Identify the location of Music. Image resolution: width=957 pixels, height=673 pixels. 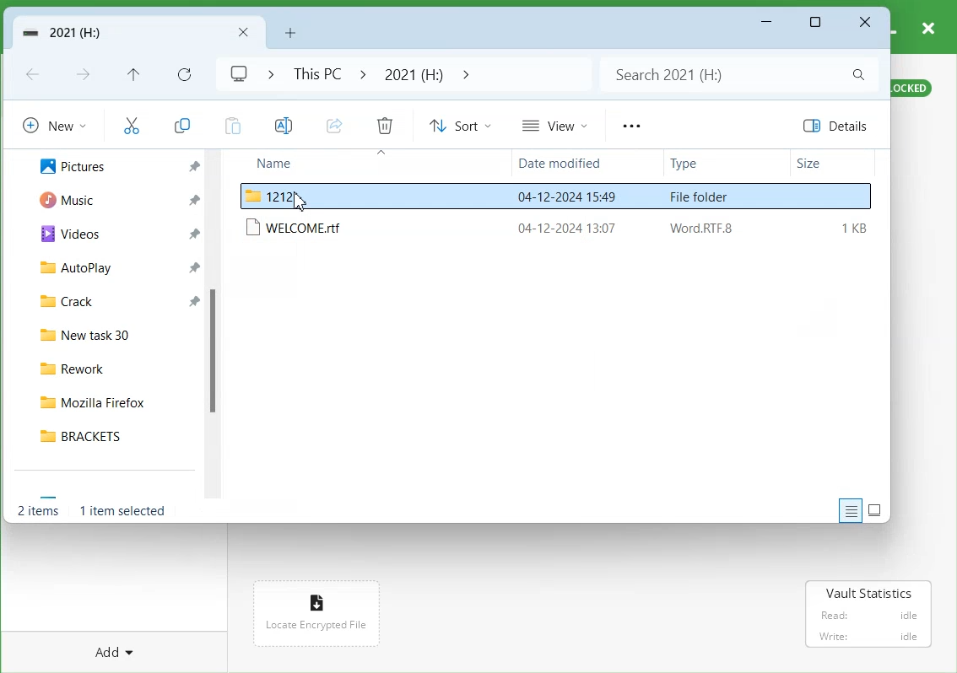
(63, 201).